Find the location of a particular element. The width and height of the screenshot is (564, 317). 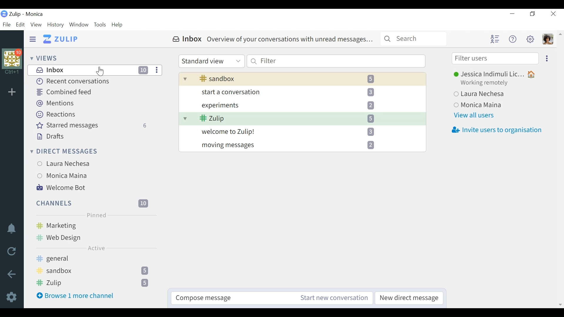

Standard view is located at coordinates (212, 62).